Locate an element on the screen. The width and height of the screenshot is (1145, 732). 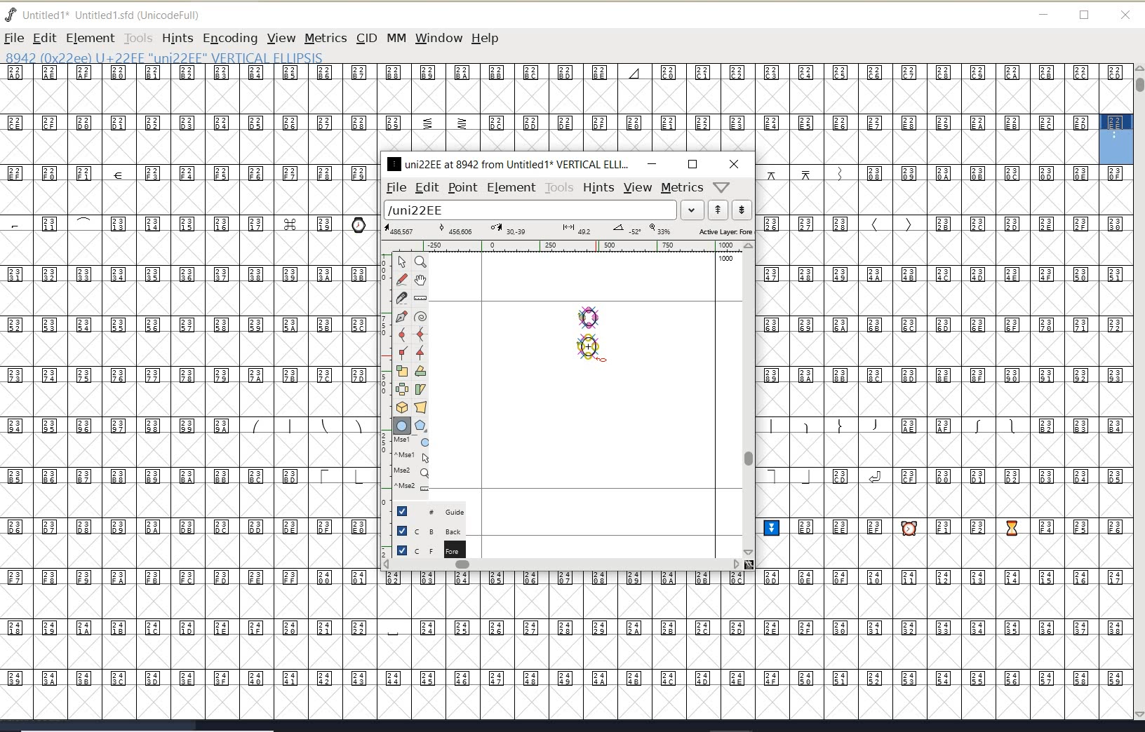
ELEMENT is located at coordinates (90, 38).